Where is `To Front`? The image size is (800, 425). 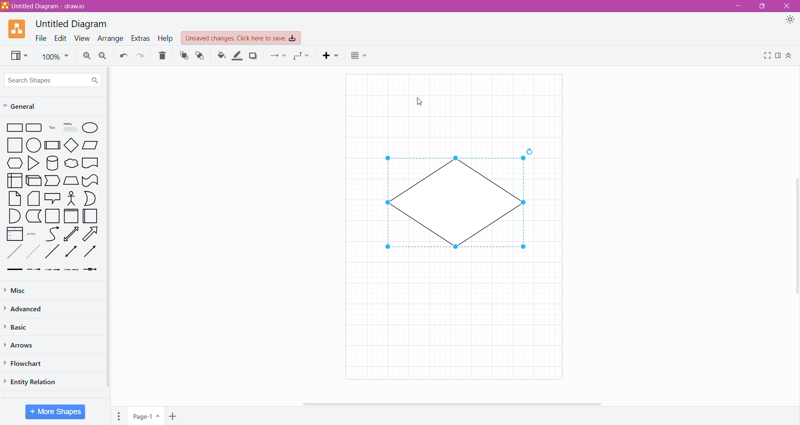
To Front is located at coordinates (183, 56).